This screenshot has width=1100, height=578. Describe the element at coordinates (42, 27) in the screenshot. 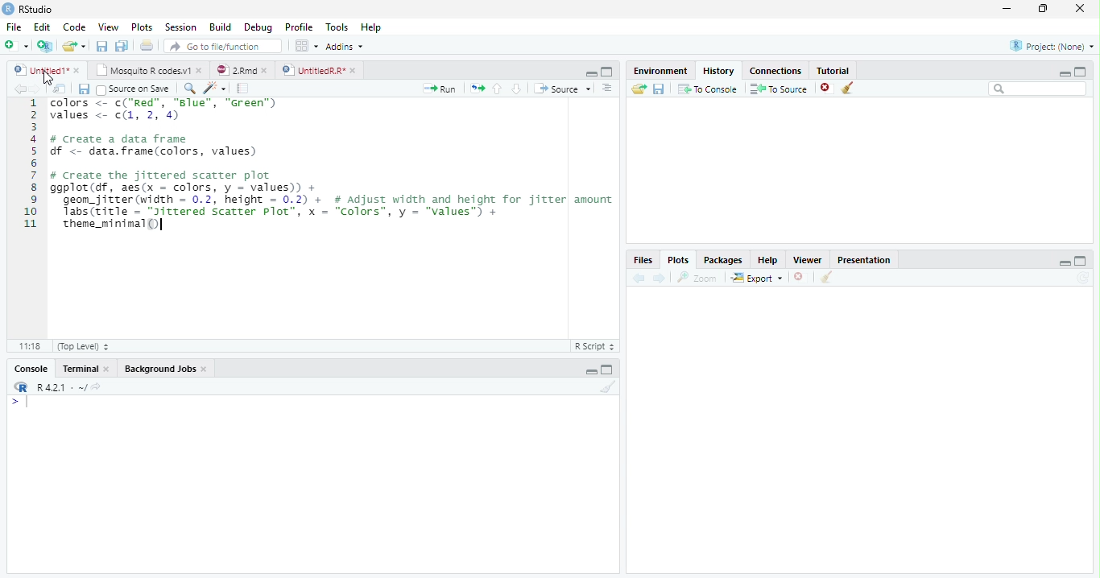

I see `Edit` at that location.